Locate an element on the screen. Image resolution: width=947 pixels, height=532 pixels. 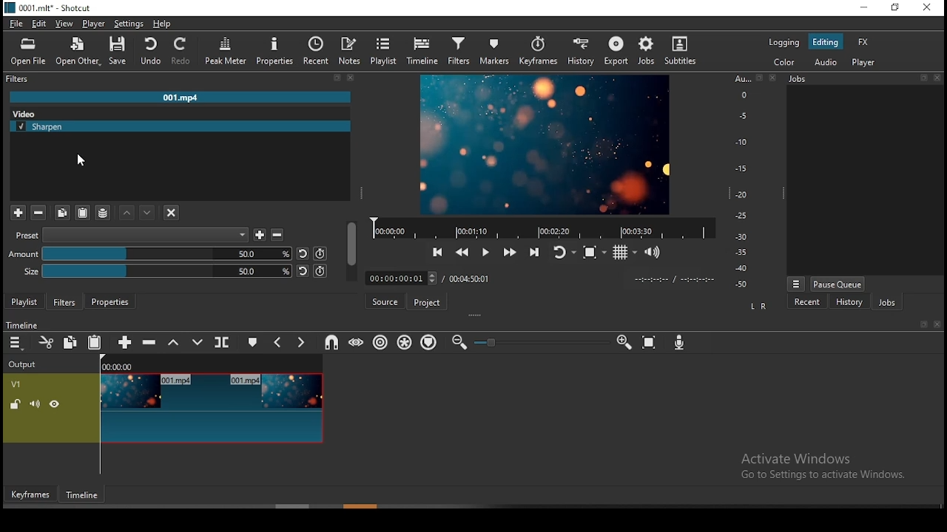
move filter up is located at coordinates (126, 212).